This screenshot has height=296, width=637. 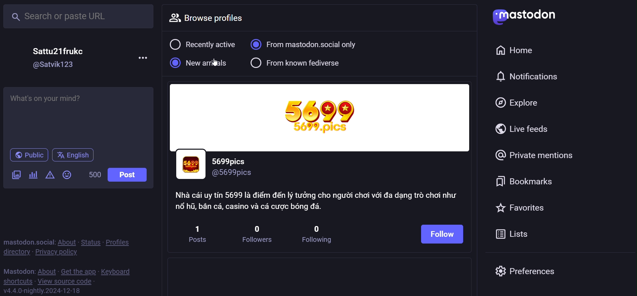 I want to click on new arrival selected, so click(x=198, y=63).